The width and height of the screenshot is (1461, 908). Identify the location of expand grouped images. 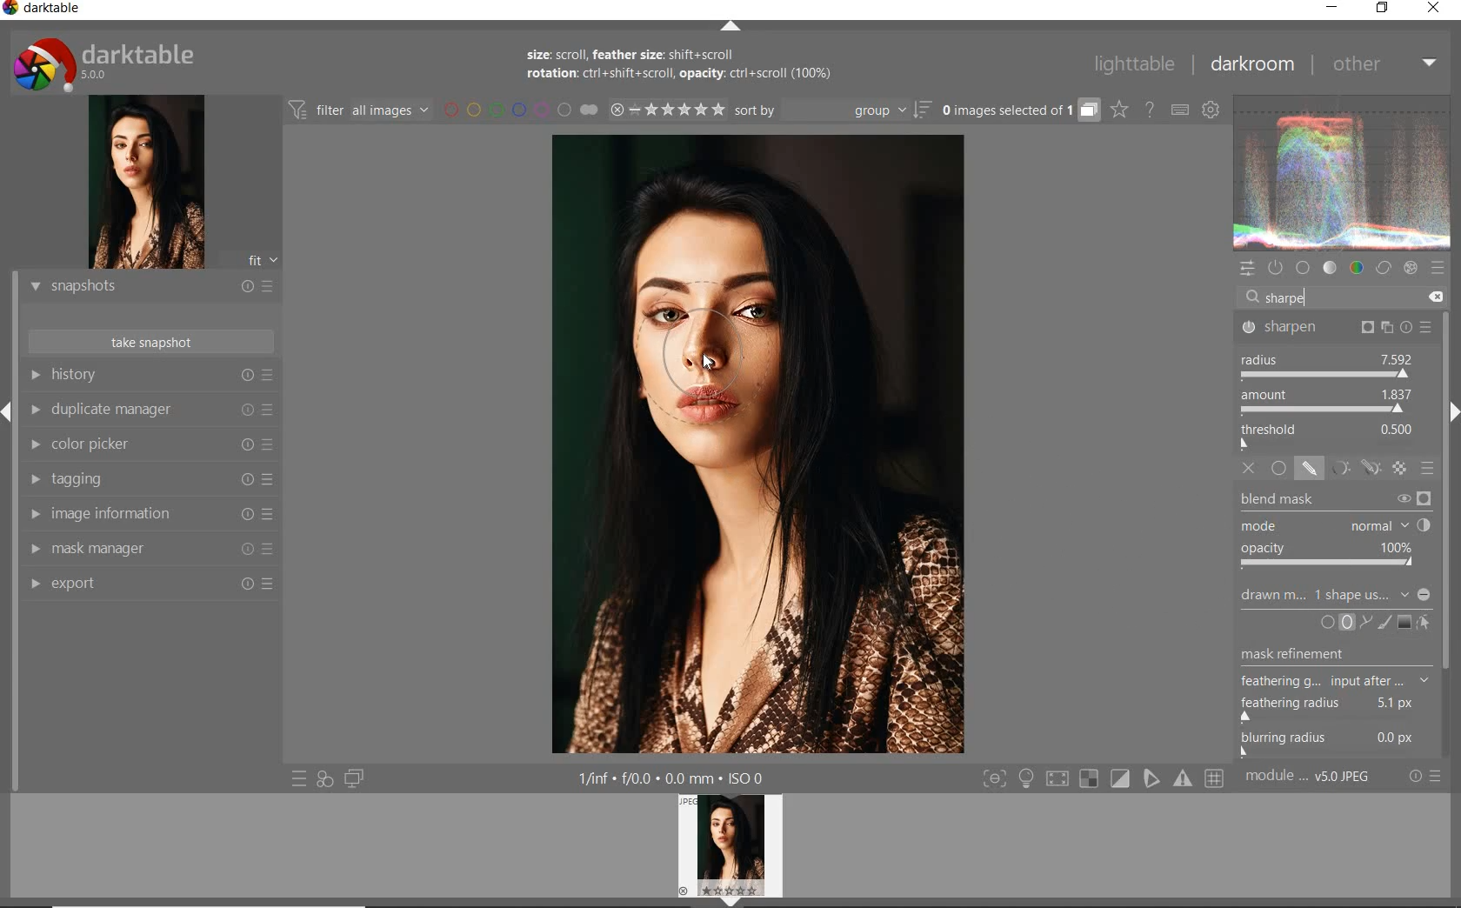
(1019, 111).